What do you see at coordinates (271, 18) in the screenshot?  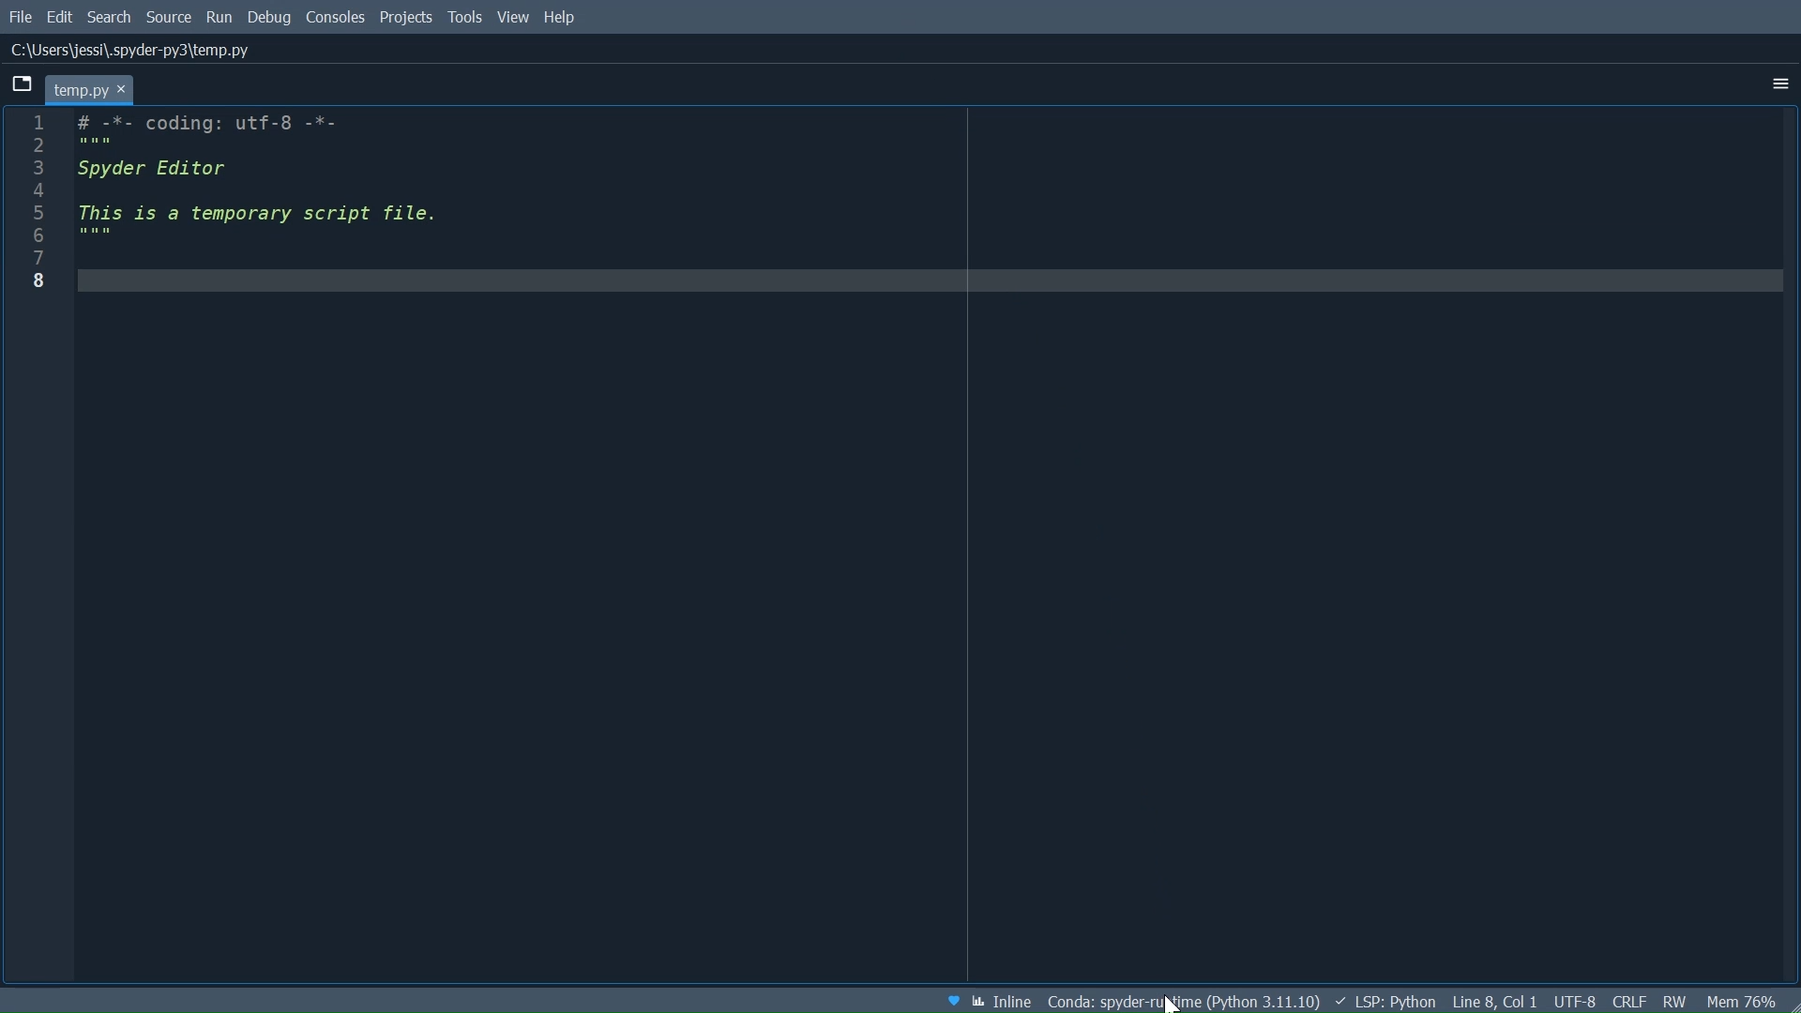 I see `Debug` at bounding box center [271, 18].